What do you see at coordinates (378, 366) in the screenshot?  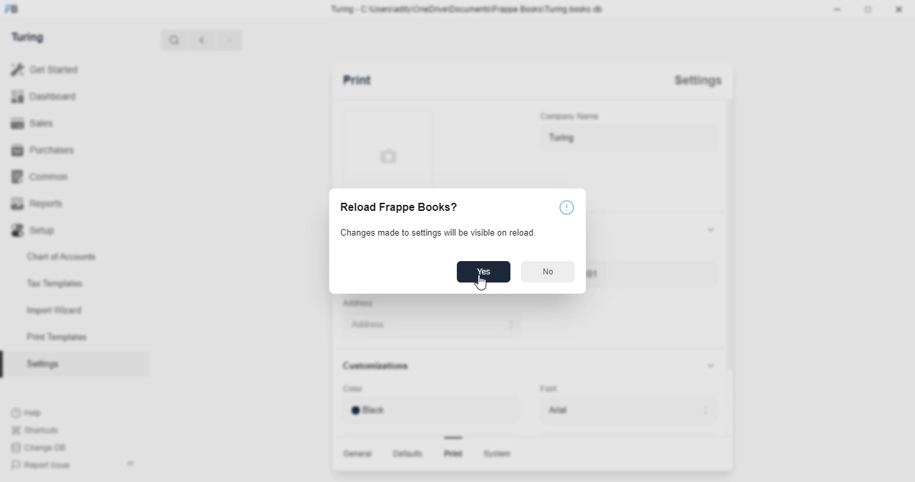 I see `‘Customizations` at bounding box center [378, 366].